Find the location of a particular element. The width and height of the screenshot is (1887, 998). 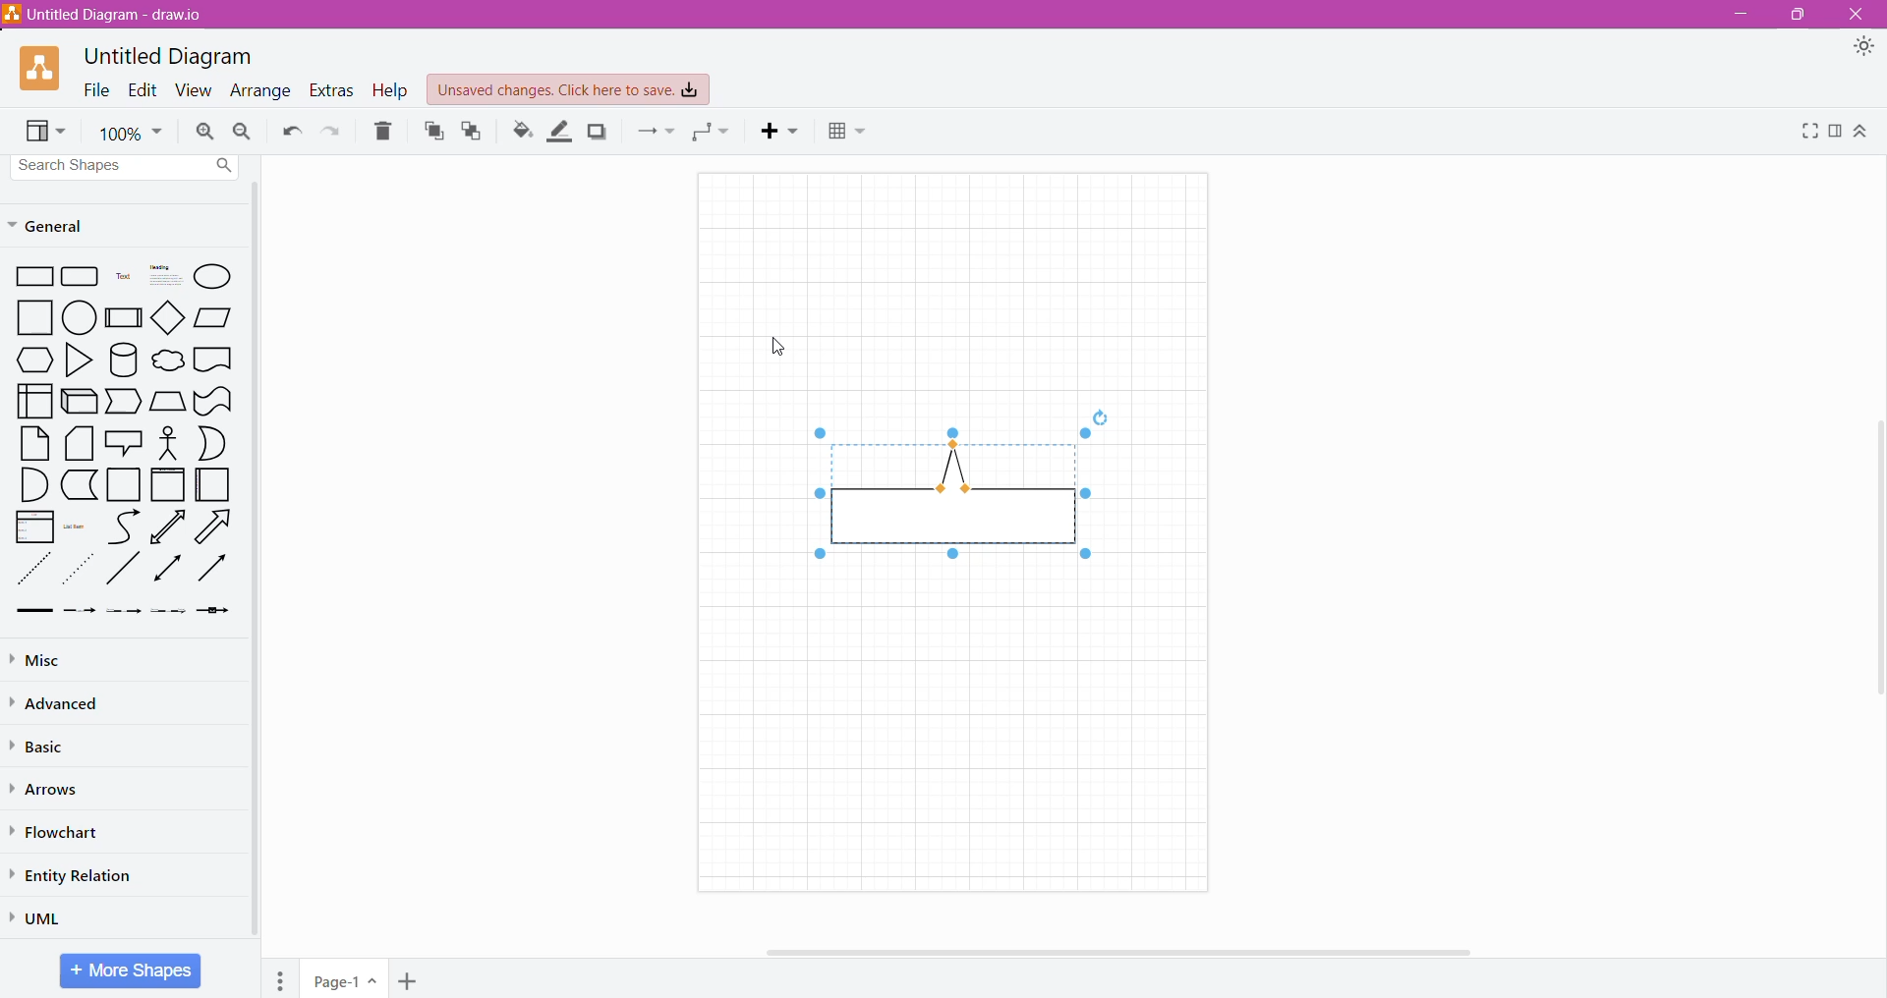

Speech Bubble is located at coordinates (124, 441).